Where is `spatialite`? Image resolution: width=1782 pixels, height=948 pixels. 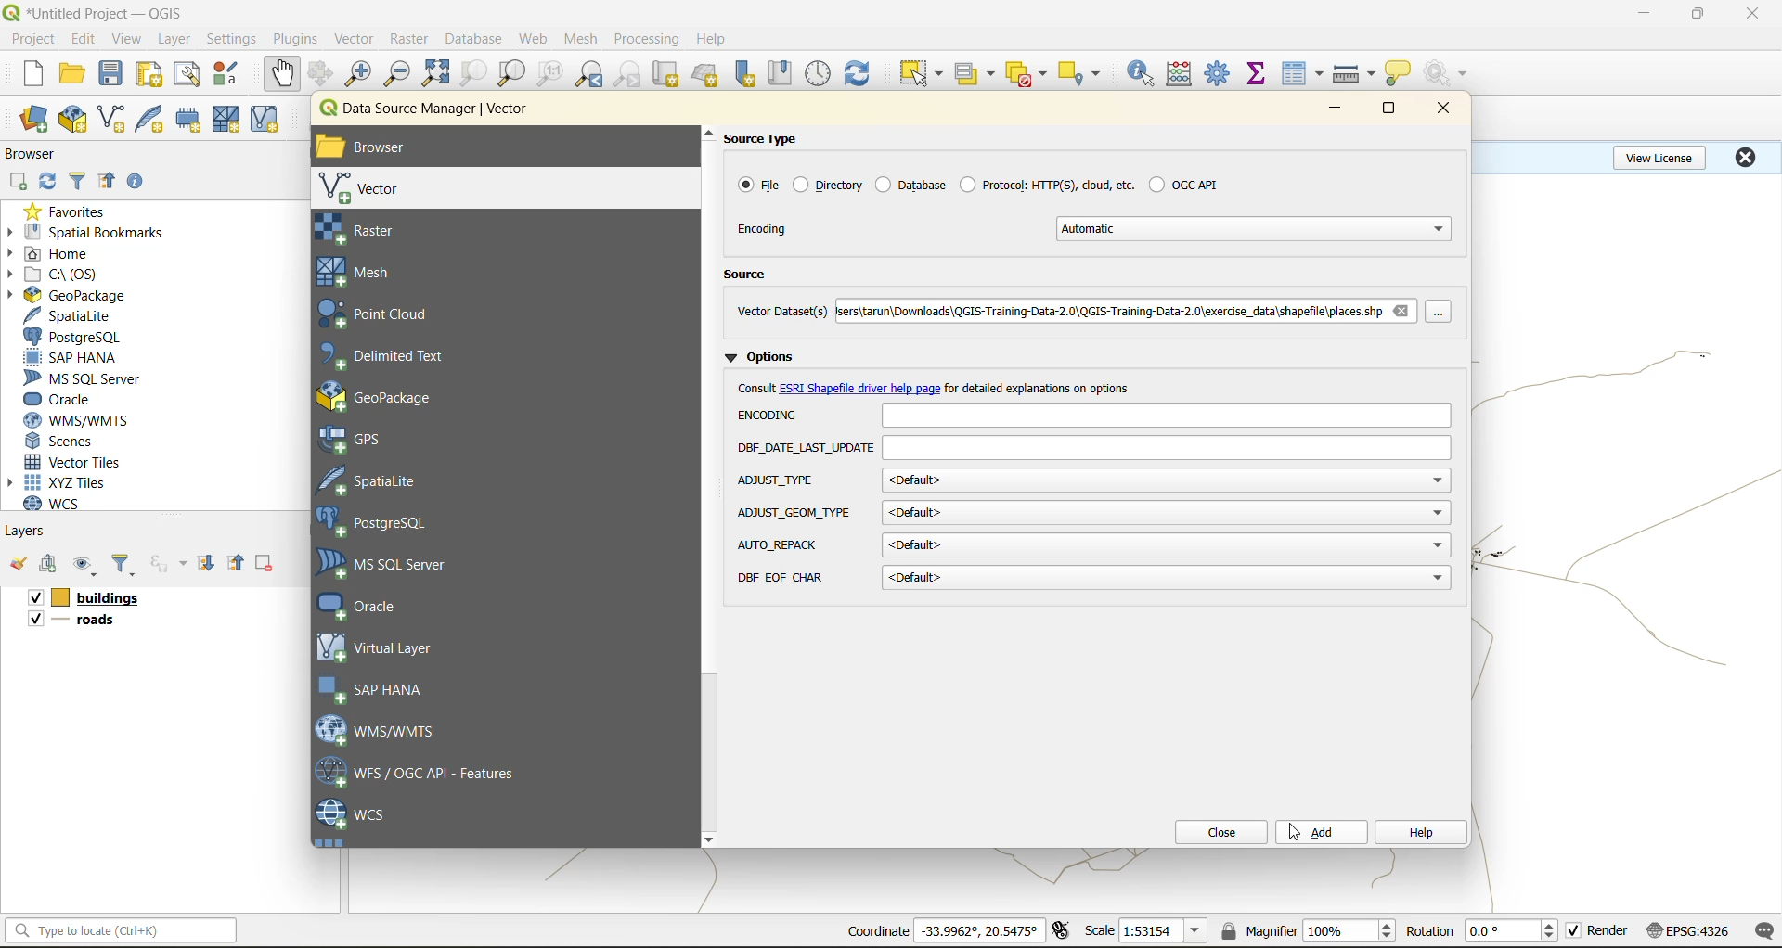
spatialite is located at coordinates (77, 317).